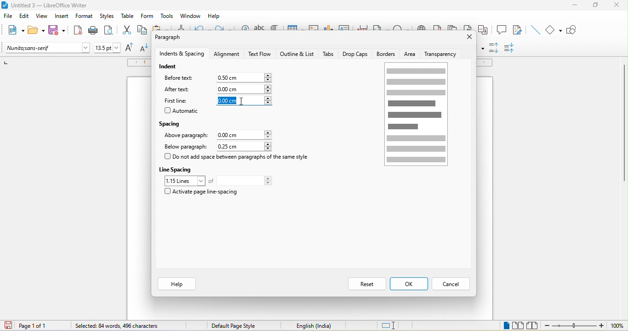 The image size is (628, 331). Describe the element at coordinates (167, 156) in the screenshot. I see `checkbox` at that location.